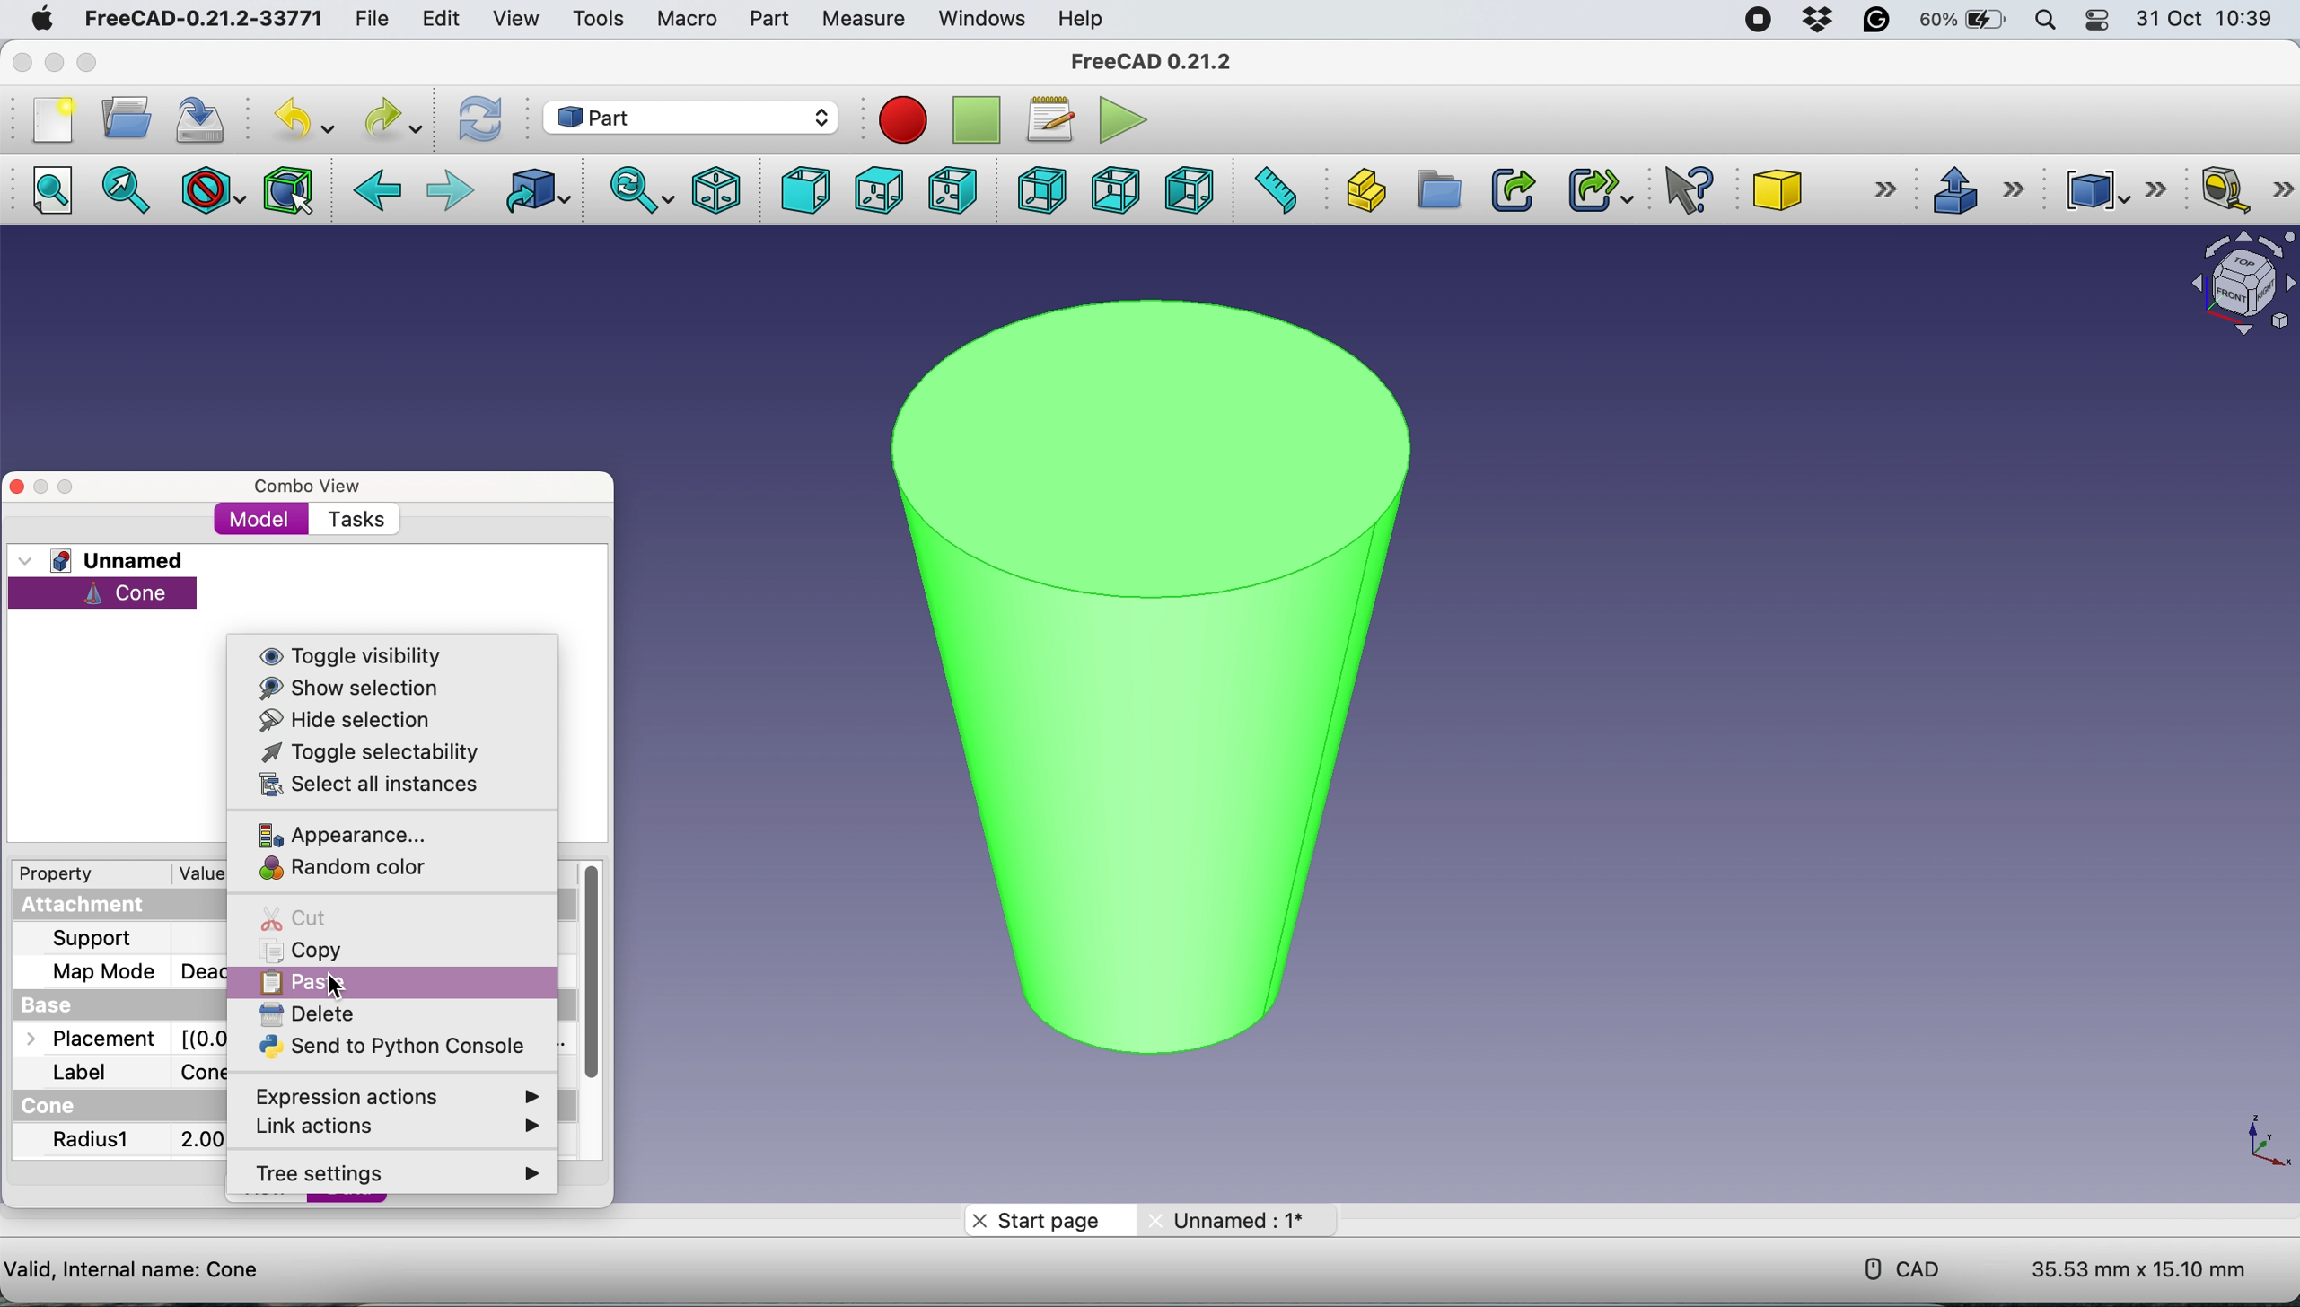  I want to click on show selection, so click(356, 688).